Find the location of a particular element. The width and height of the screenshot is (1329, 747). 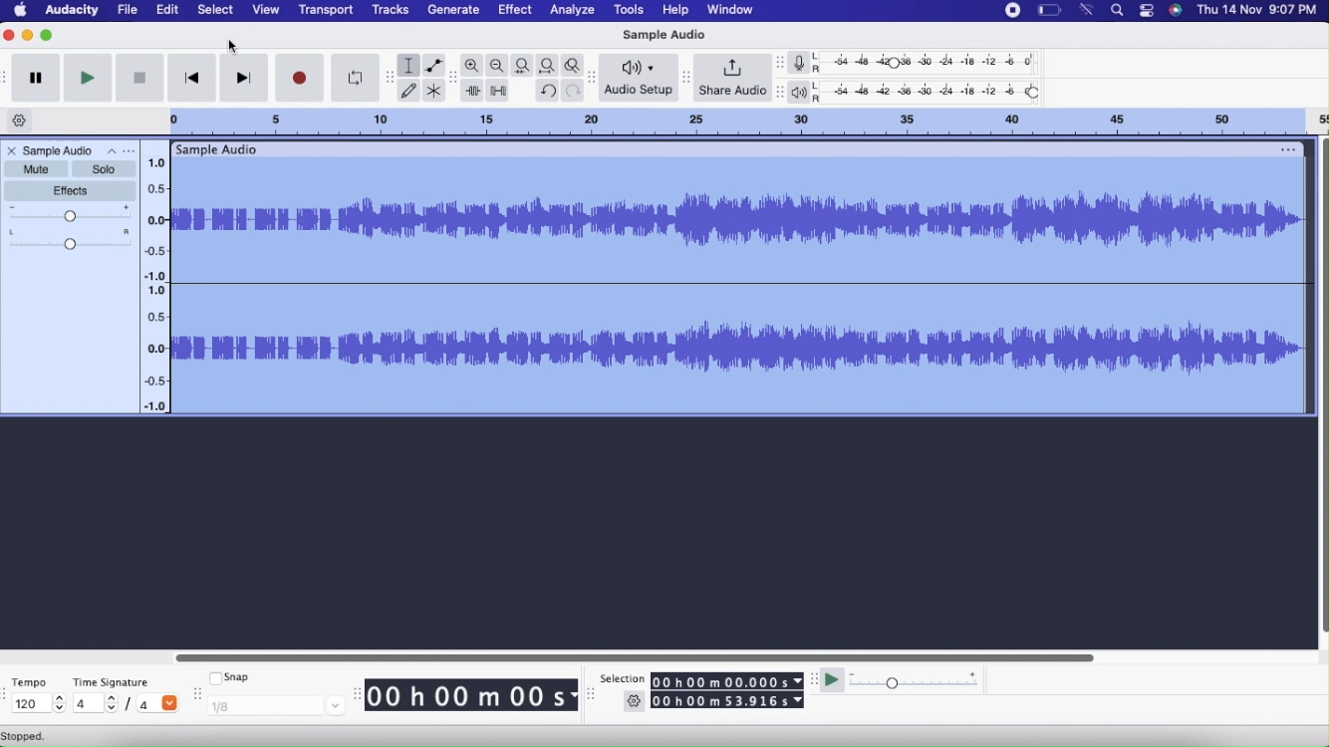

00 h 00 m 00.000 s is located at coordinates (728, 681).